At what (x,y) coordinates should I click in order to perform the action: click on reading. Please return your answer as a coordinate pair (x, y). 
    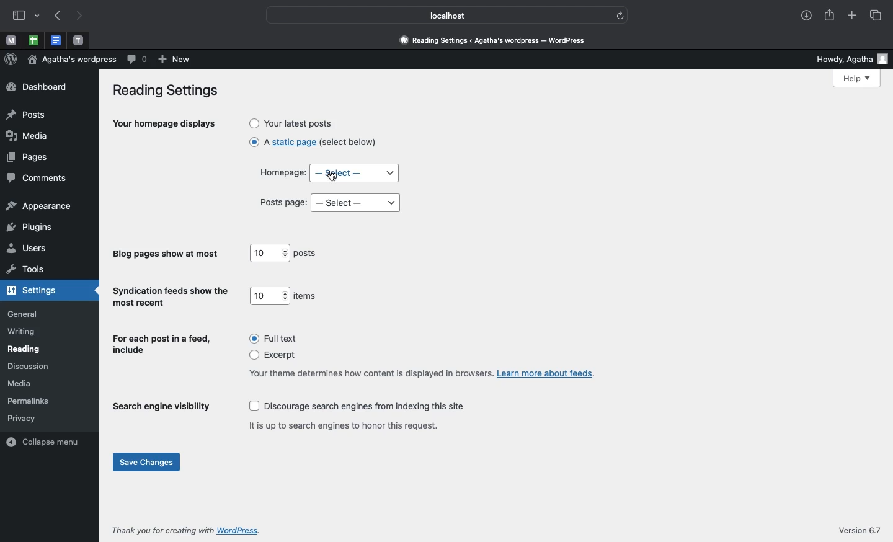
    Looking at the image, I should click on (25, 349).